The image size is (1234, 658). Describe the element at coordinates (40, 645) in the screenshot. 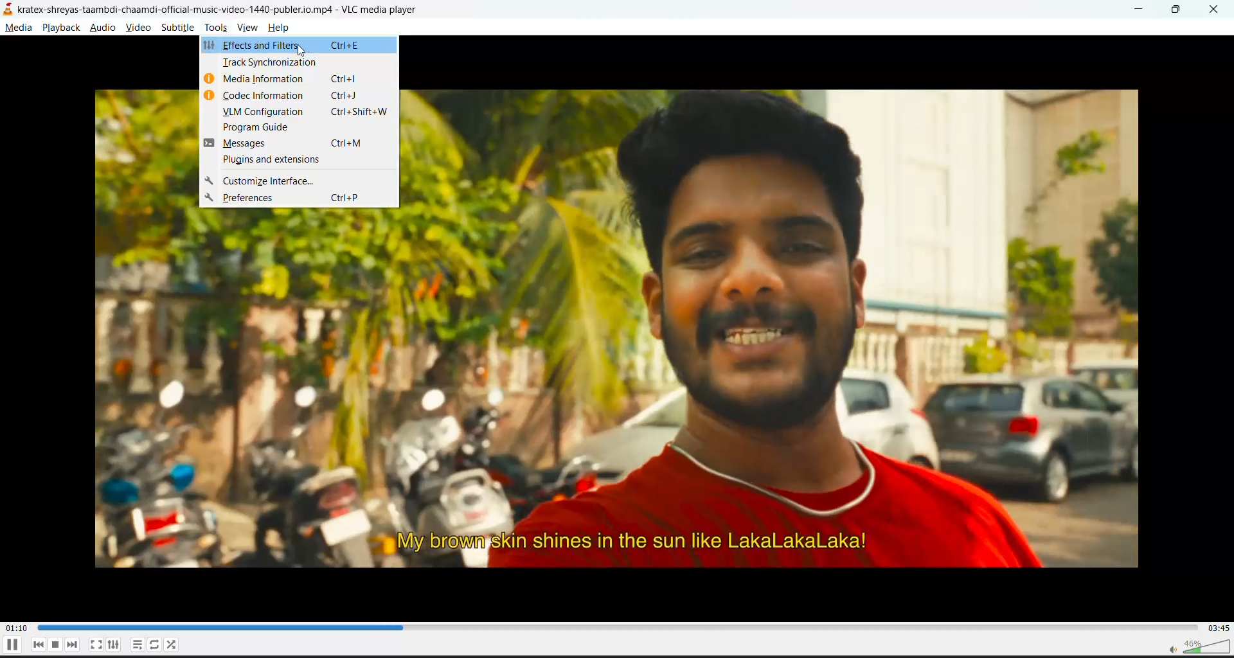

I see `previous` at that location.